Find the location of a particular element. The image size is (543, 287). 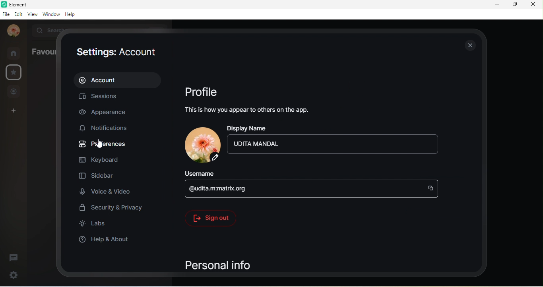

personal info is located at coordinates (220, 266).